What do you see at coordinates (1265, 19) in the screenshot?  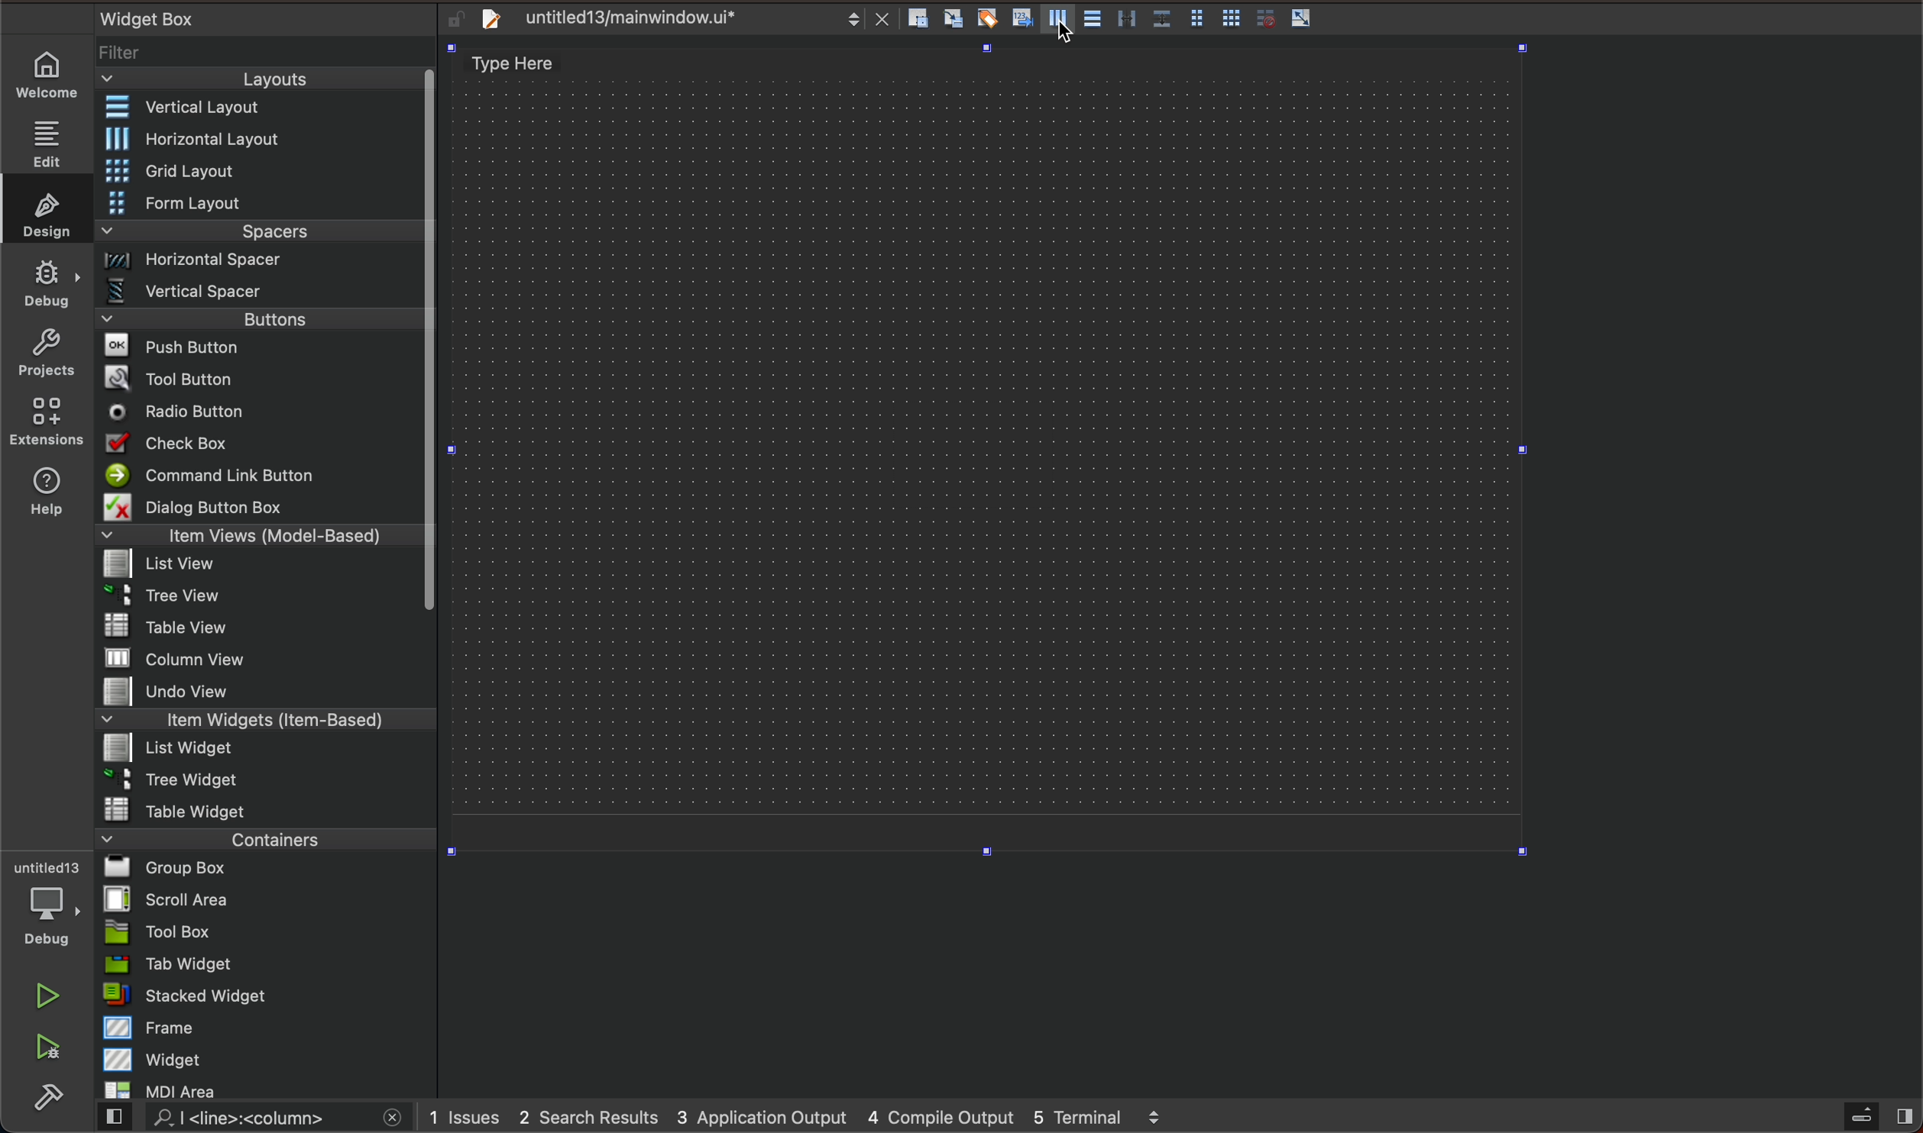 I see `` at bounding box center [1265, 19].